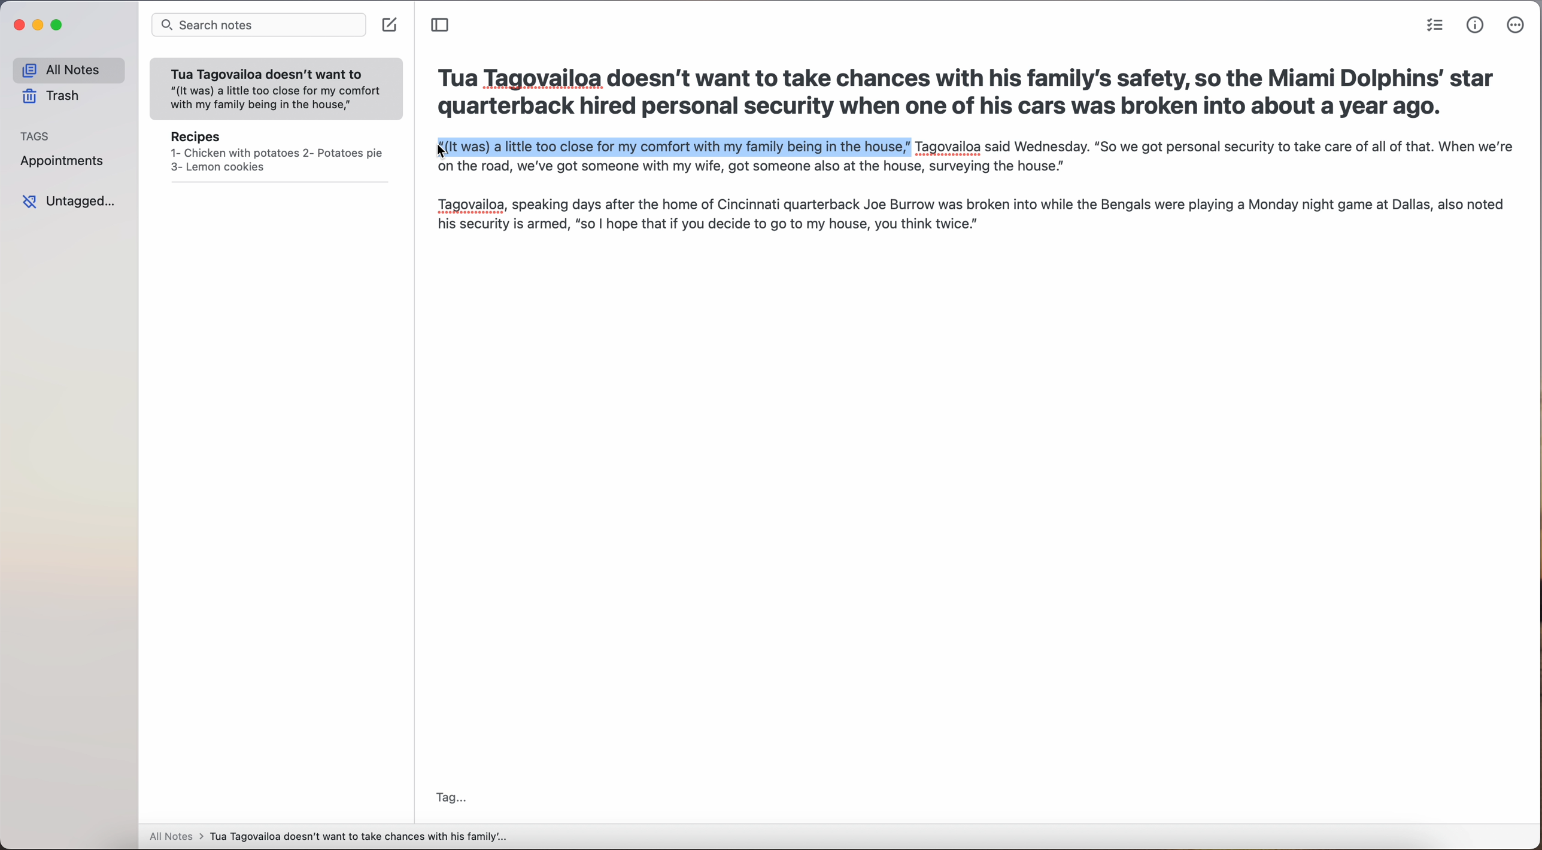 This screenshot has width=1542, height=850. Describe the element at coordinates (40, 25) in the screenshot. I see `minimize Simplenote` at that location.